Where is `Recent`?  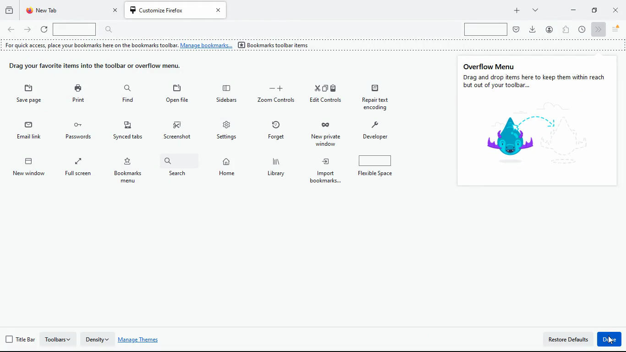 Recent is located at coordinates (582, 29).